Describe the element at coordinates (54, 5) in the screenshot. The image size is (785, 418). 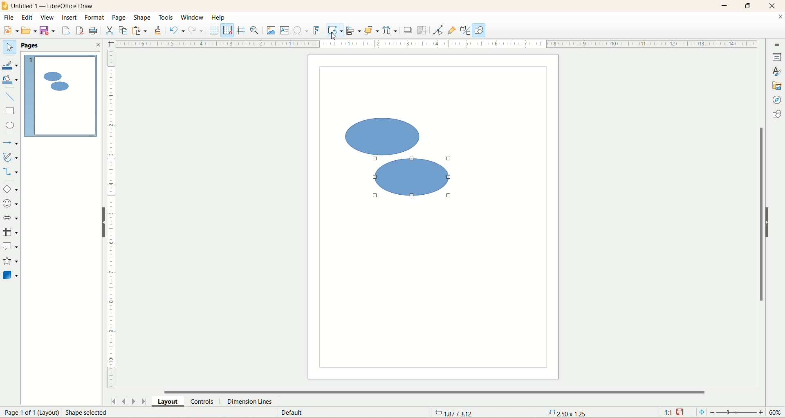
I see `title` at that location.